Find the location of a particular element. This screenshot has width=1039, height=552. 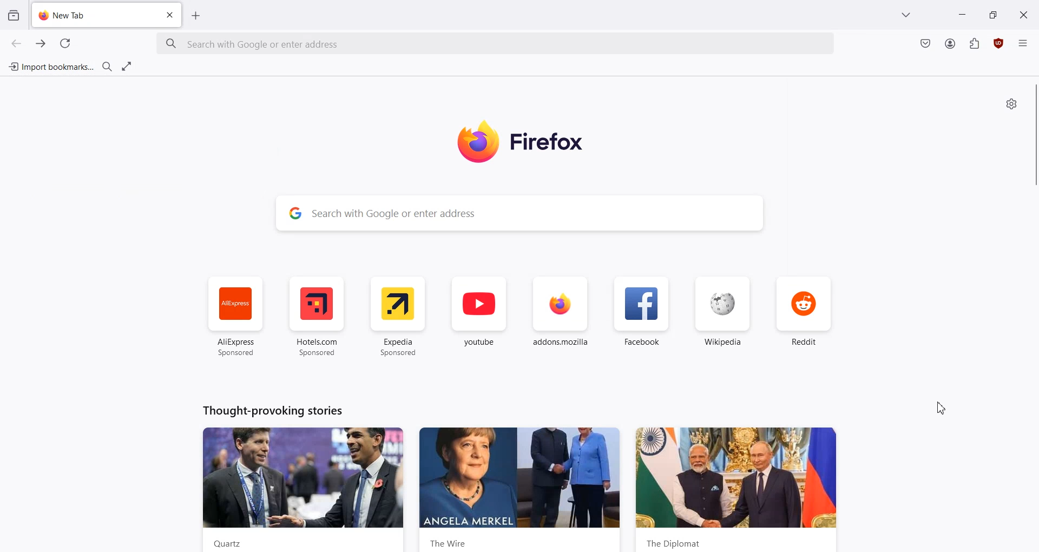

Refresh is located at coordinates (65, 43).